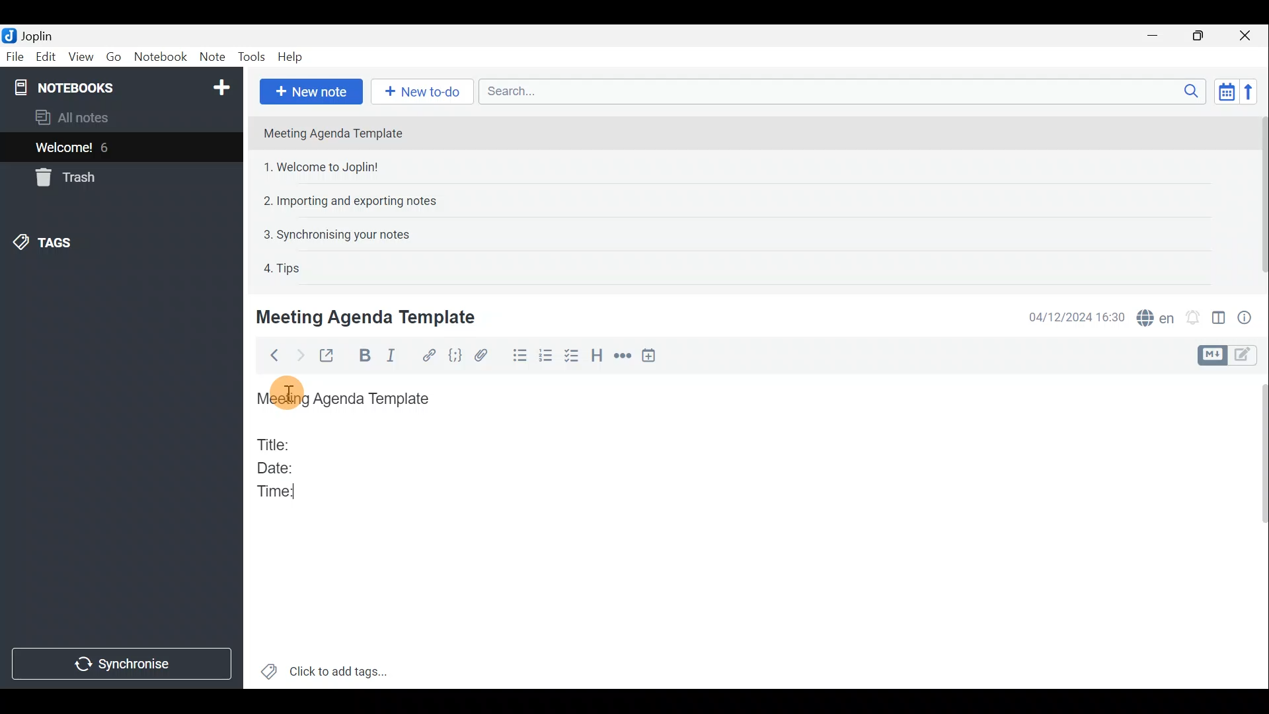  I want to click on Insert time, so click(652, 358).